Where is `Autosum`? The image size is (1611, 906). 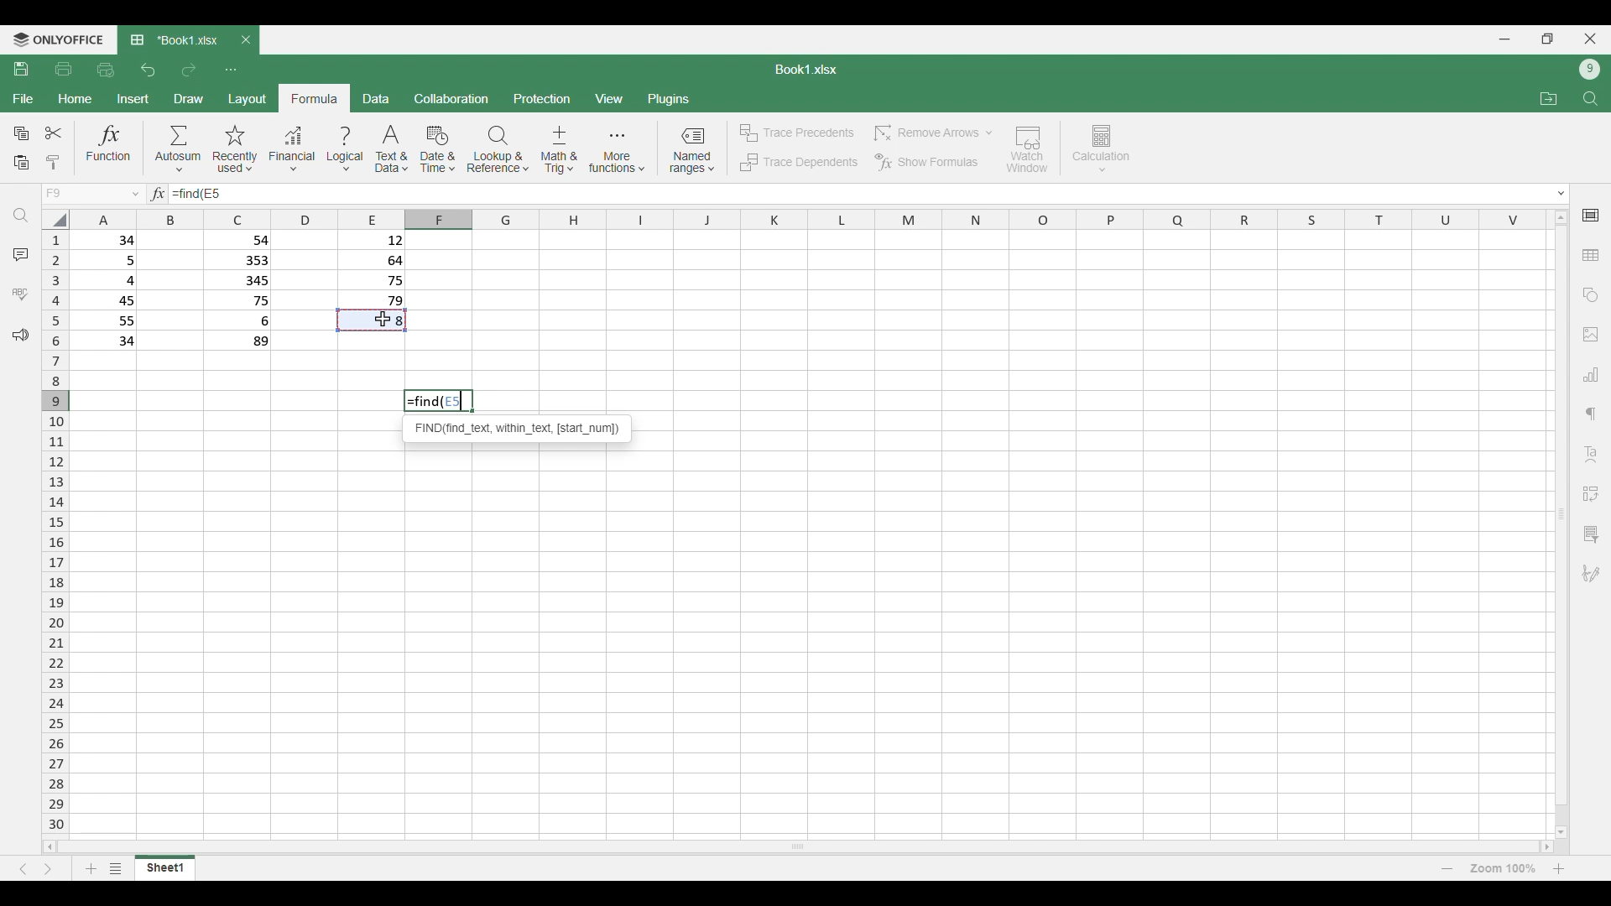 Autosum is located at coordinates (179, 148).